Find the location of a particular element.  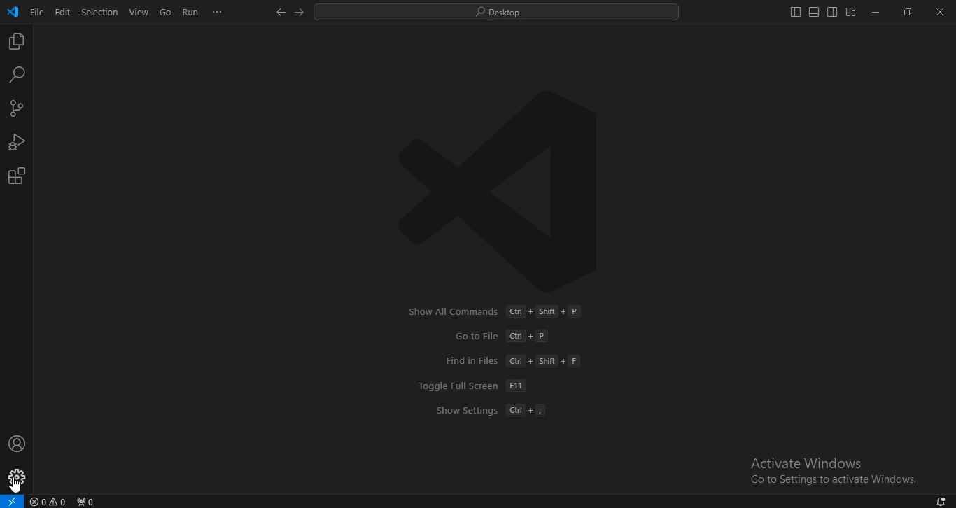

toggle panel is located at coordinates (813, 12).